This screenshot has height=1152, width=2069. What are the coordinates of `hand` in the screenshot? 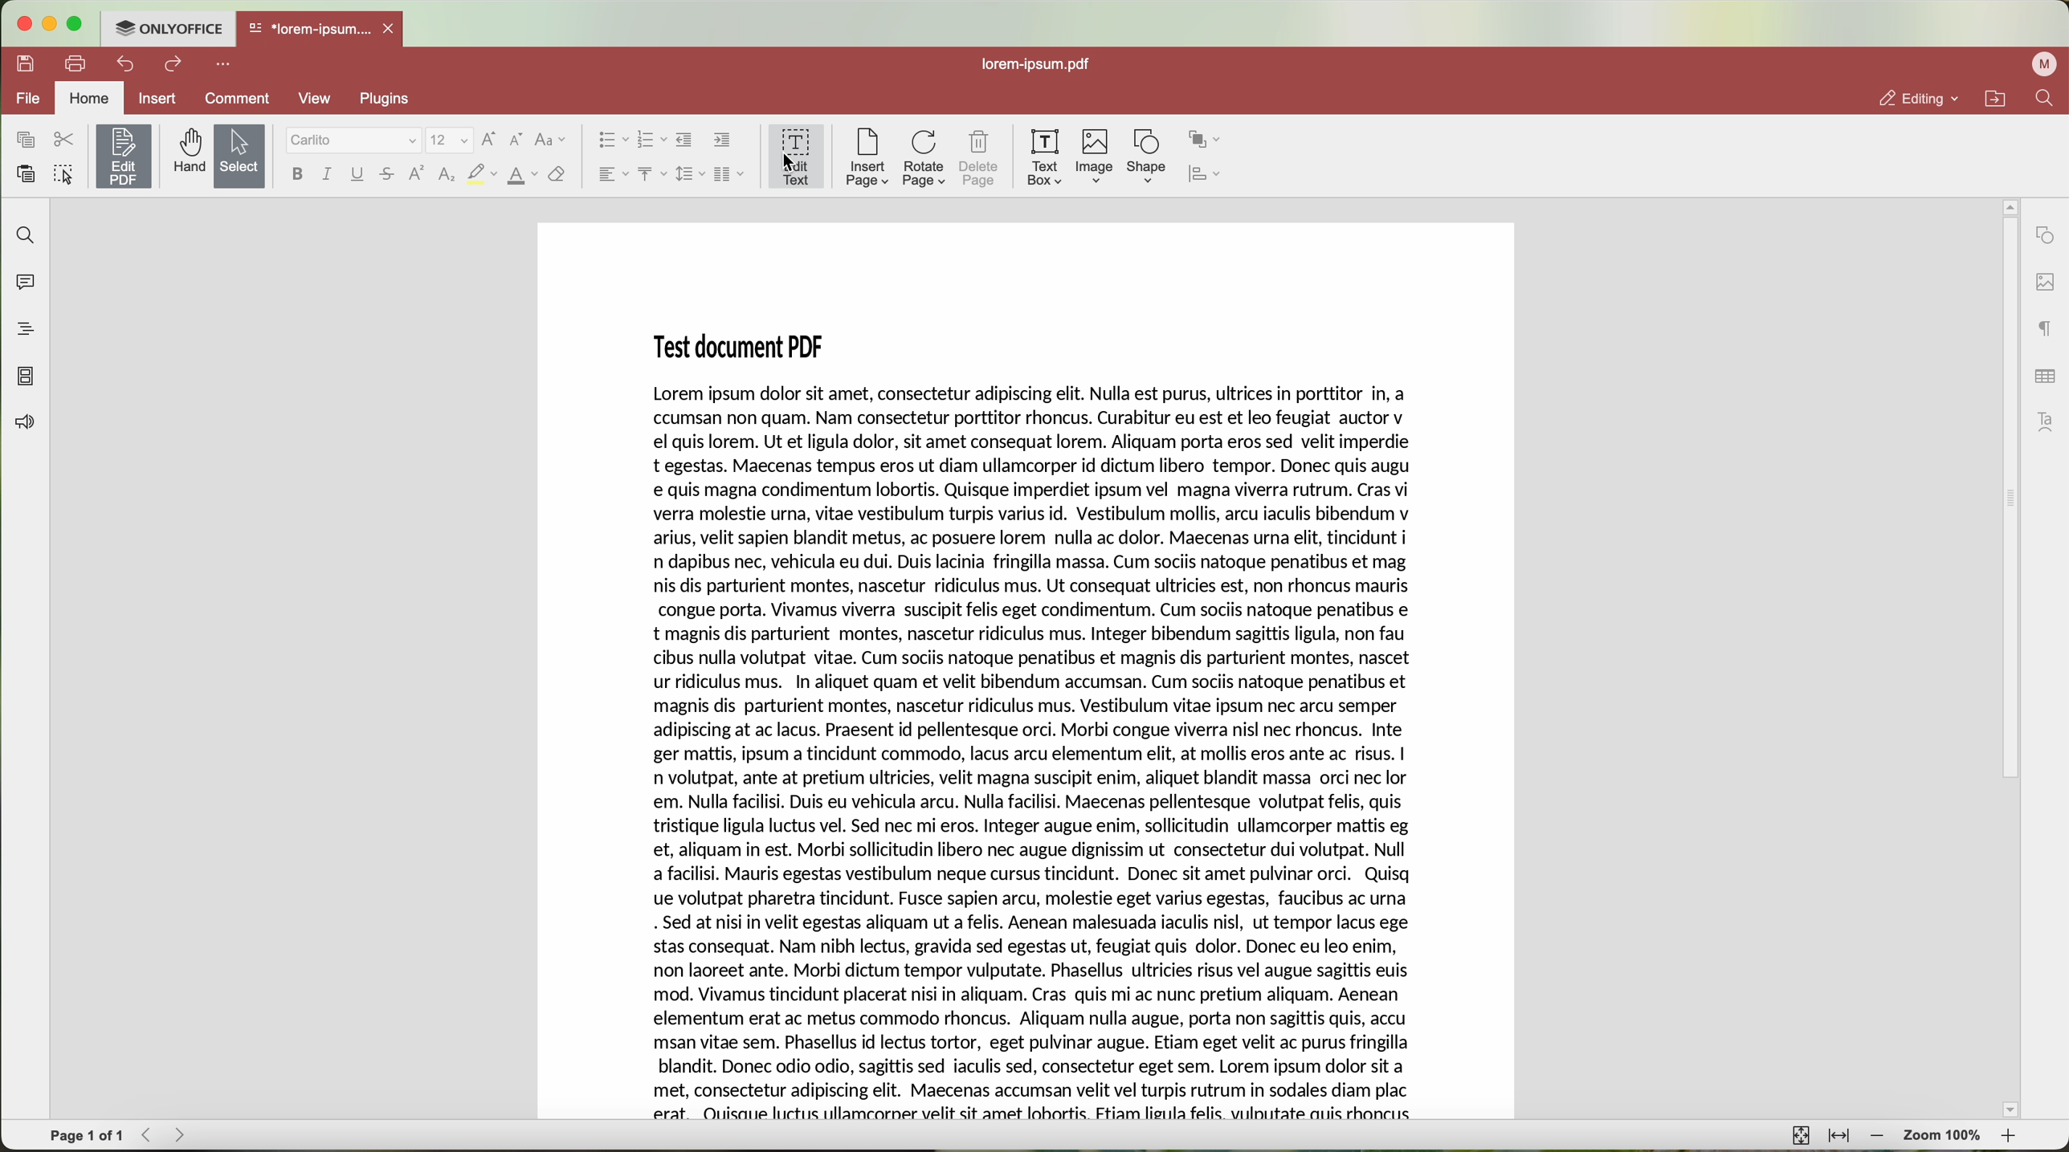 It's located at (186, 156).